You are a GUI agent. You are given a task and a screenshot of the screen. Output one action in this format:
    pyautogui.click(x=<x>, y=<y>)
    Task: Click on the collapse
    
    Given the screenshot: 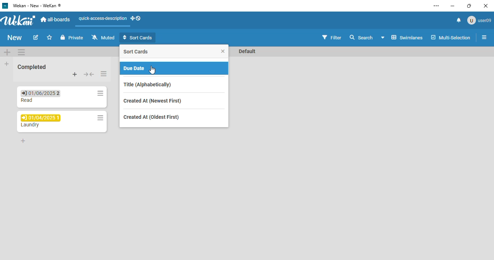 What is the action you would take?
    pyautogui.click(x=89, y=74)
    